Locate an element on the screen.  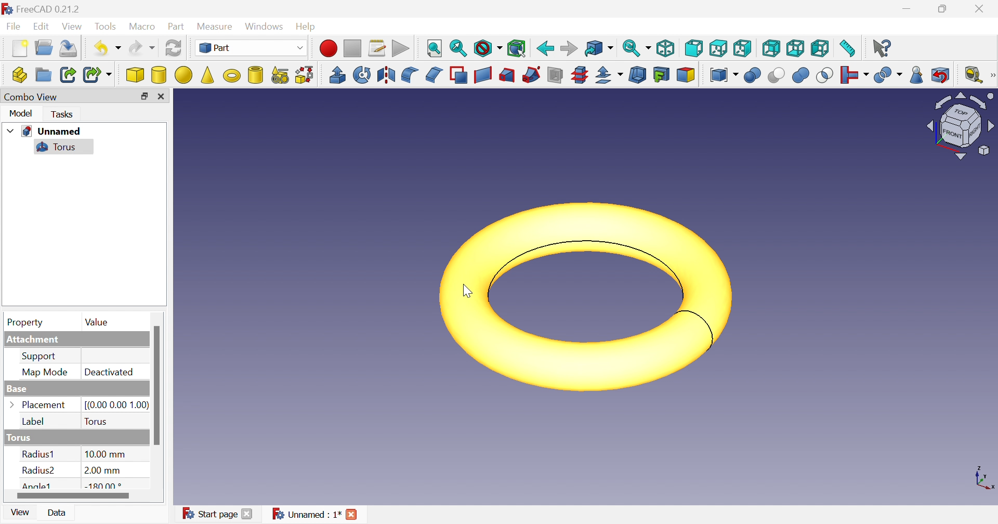
Close is located at coordinates (161, 95).